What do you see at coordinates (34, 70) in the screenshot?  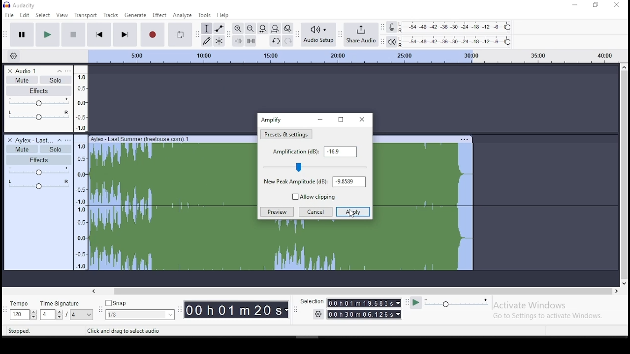 I see `audio track name` at bounding box center [34, 70].